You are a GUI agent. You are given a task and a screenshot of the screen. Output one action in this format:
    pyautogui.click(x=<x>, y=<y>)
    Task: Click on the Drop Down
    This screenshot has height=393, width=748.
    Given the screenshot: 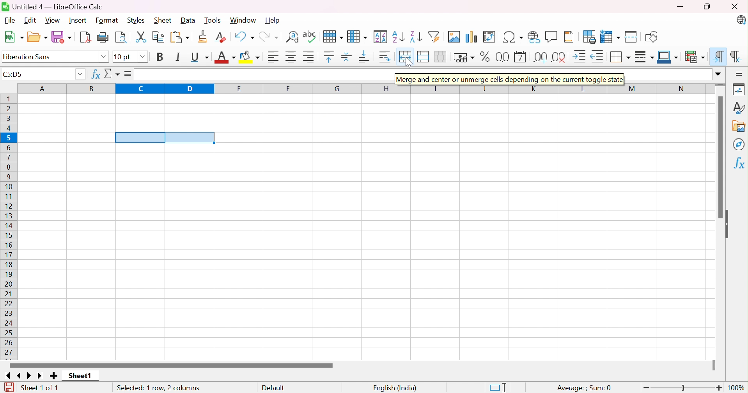 What is the action you would take?
    pyautogui.click(x=142, y=56)
    